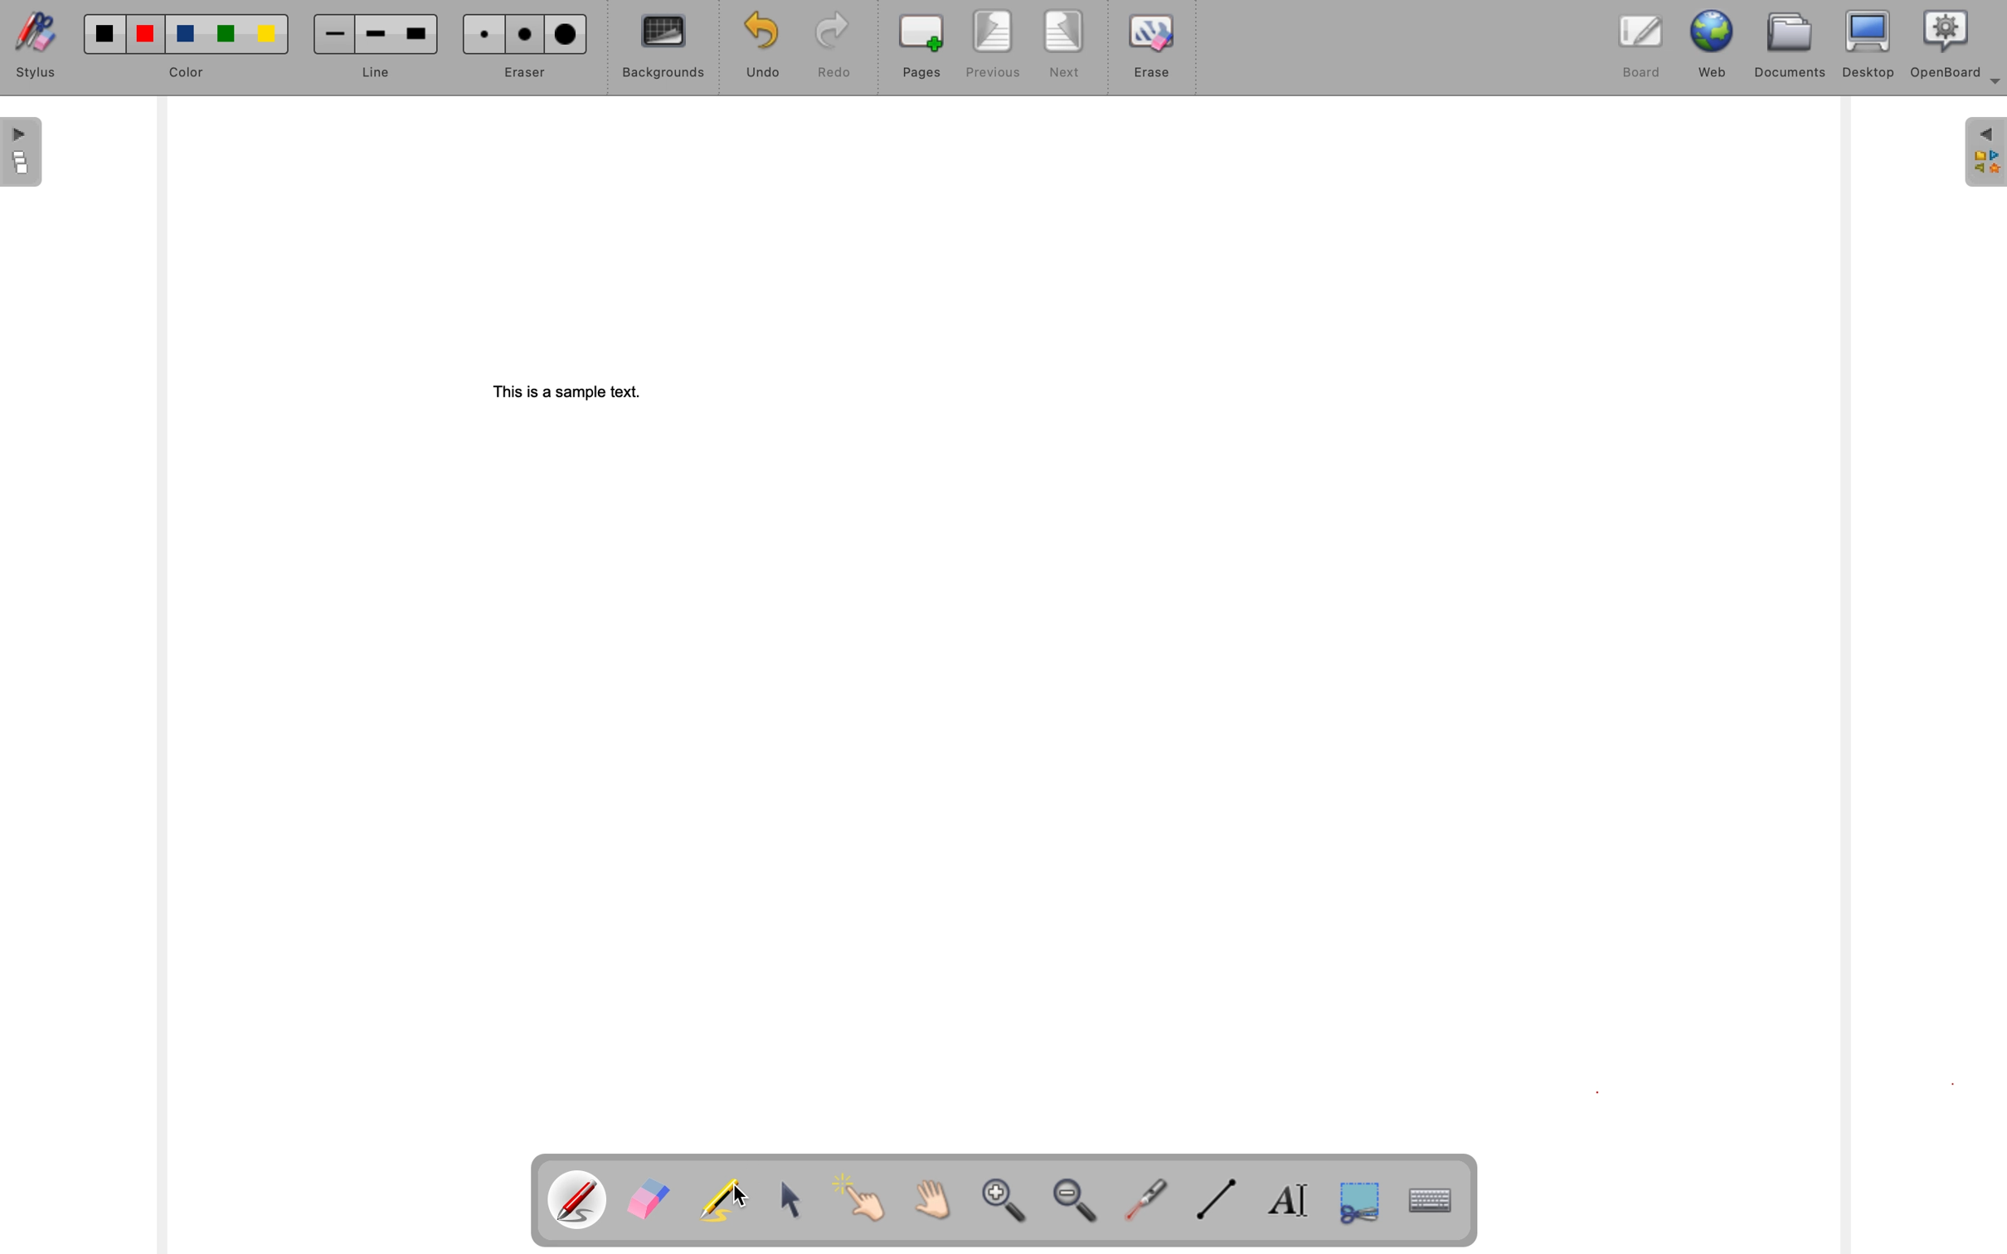 This screenshot has width=2007, height=1254. Describe the element at coordinates (826, 47) in the screenshot. I see `redo` at that location.